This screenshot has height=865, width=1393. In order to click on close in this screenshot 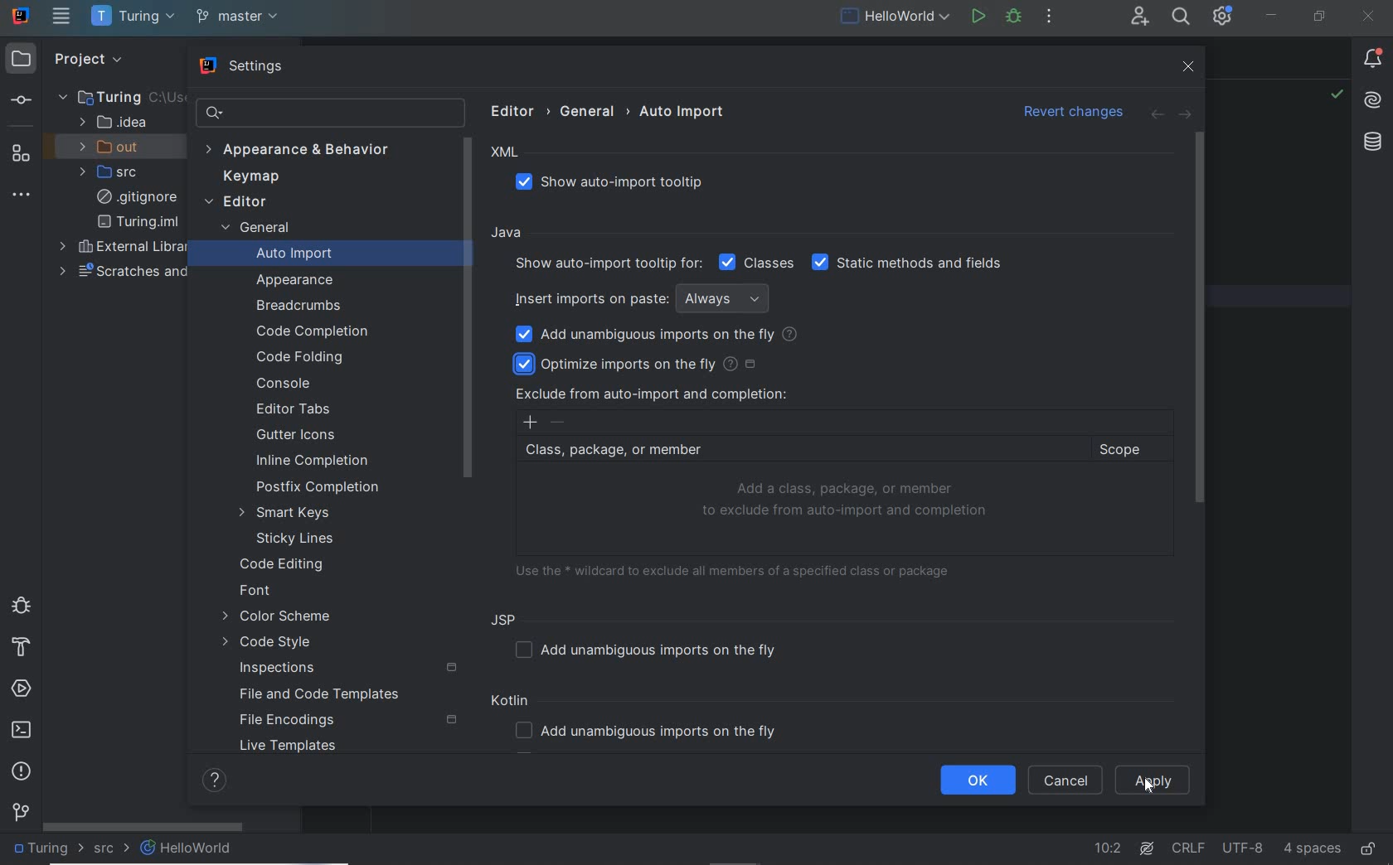, I will do `click(1191, 67)`.